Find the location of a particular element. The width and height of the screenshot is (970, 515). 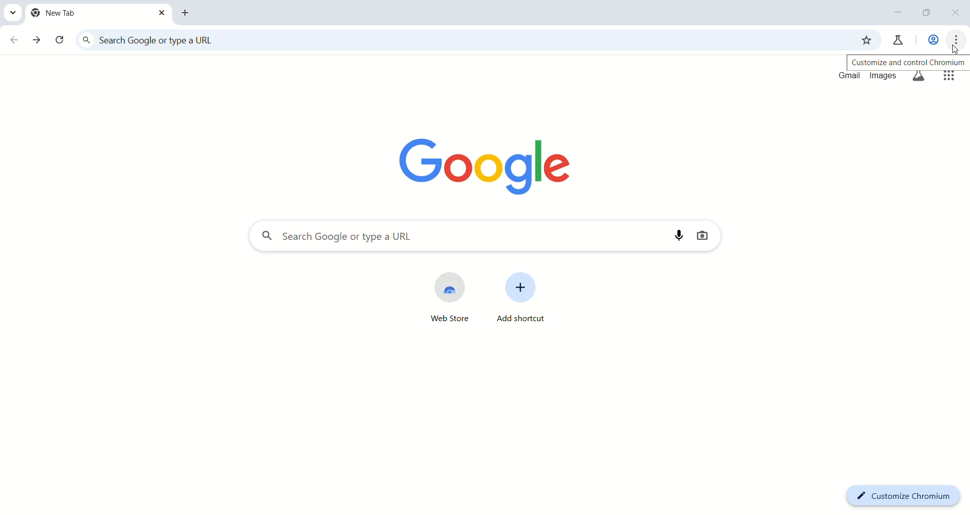

go forward is located at coordinates (38, 40).